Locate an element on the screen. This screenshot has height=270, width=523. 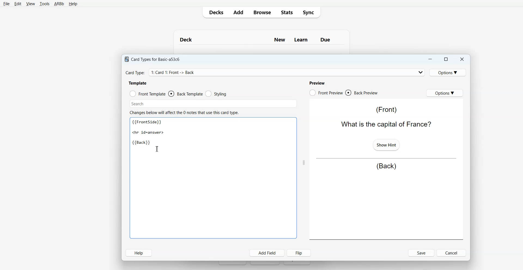
Changes below will affect the 0 notes that use this card type is located at coordinates (186, 113).